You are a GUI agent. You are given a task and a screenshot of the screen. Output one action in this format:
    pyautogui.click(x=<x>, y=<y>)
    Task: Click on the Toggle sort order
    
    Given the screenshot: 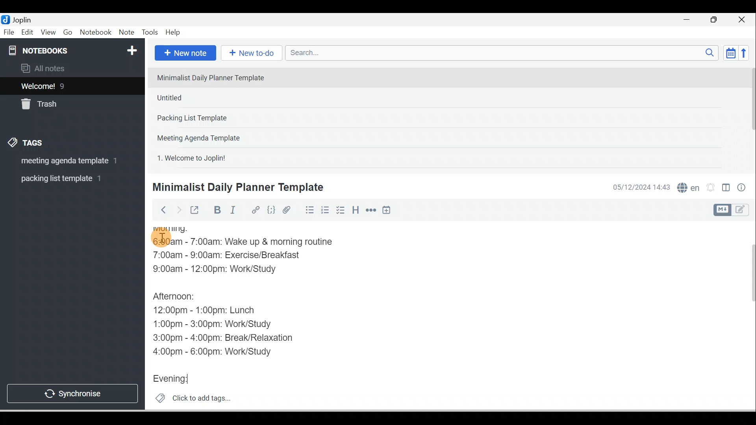 What is the action you would take?
    pyautogui.click(x=730, y=52)
    